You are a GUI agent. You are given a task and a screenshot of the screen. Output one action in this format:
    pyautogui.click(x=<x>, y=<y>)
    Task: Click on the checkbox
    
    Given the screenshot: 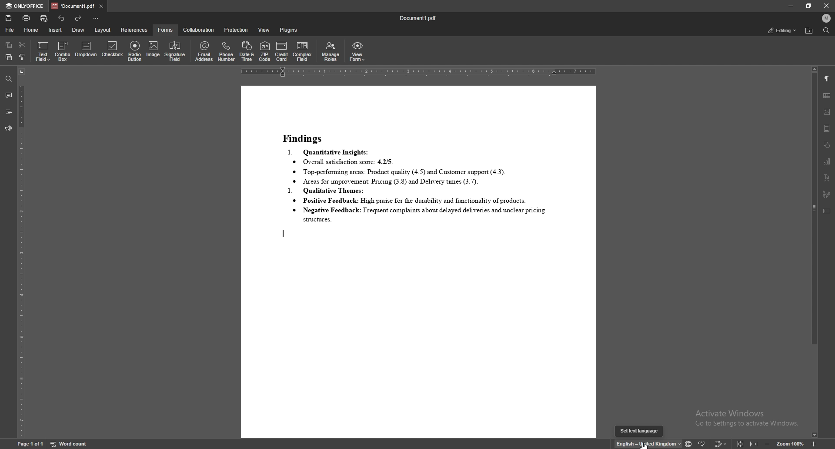 What is the action you would take?
    pyautogui.click(x=112, y=50)
    